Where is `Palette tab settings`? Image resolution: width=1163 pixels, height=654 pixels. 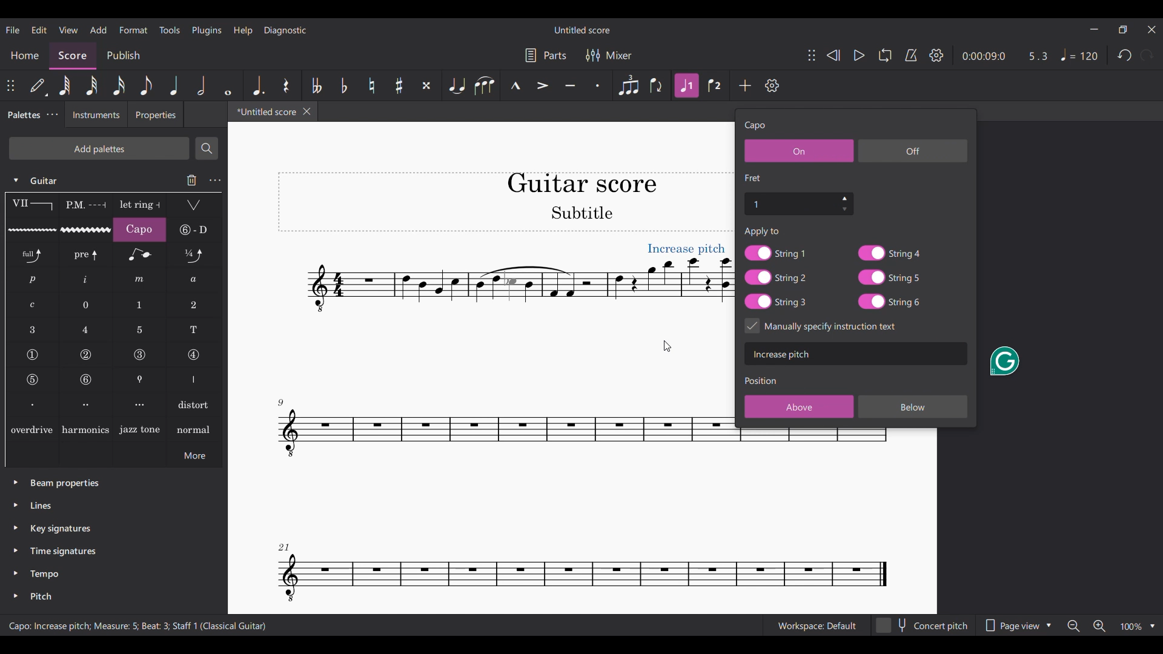 Palette tab settings is located at coordinates (53, 114).